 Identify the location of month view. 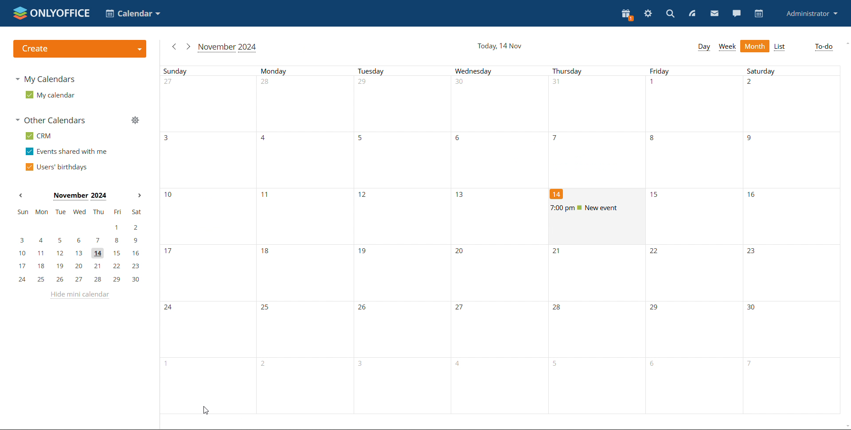
(755, 46).